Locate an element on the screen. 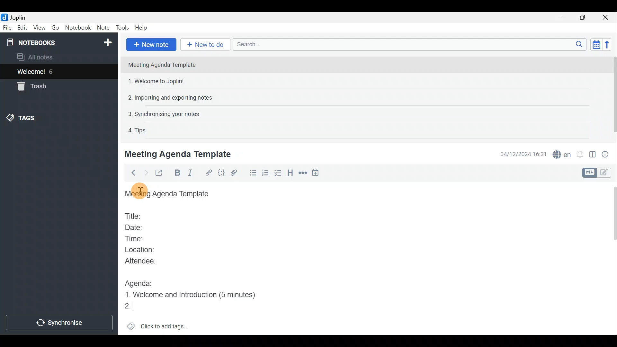  Trash is located at coordinates (31, 86).